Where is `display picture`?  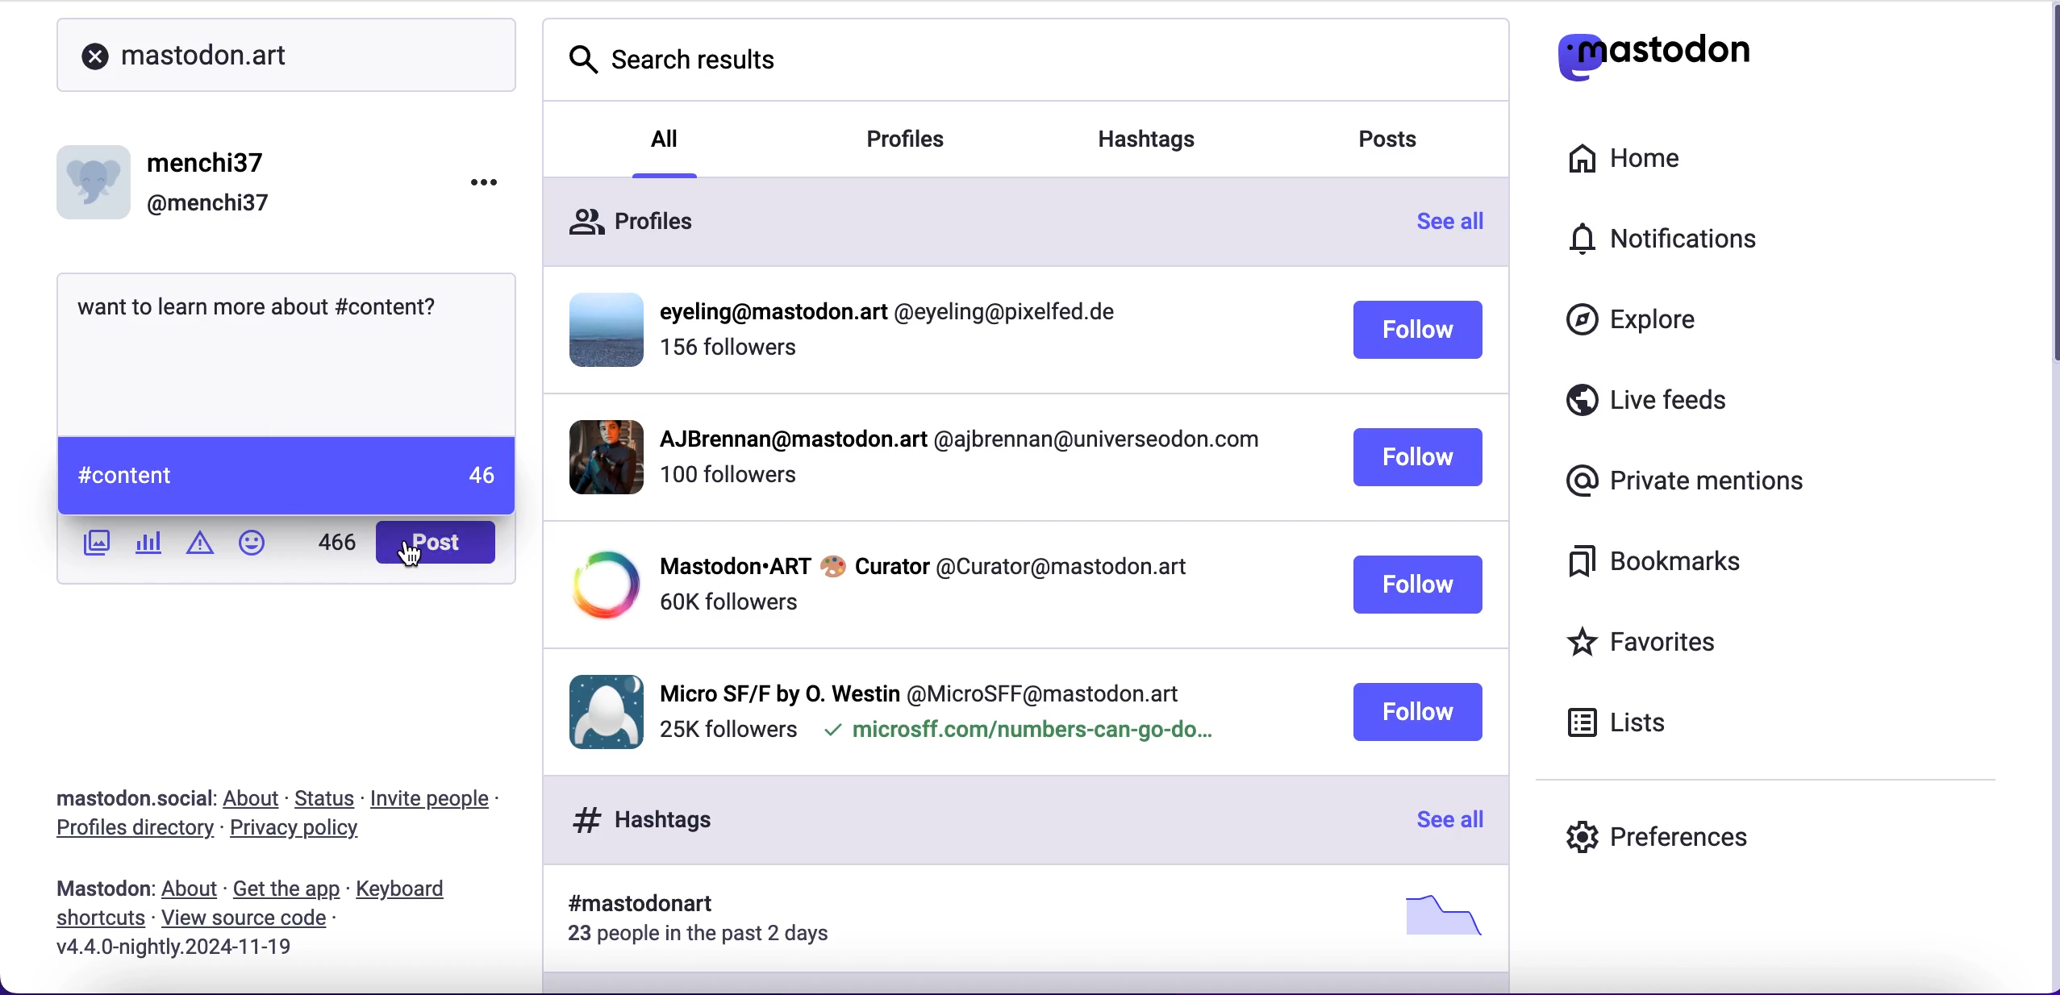 display picture is located at coordinates (599, 585).